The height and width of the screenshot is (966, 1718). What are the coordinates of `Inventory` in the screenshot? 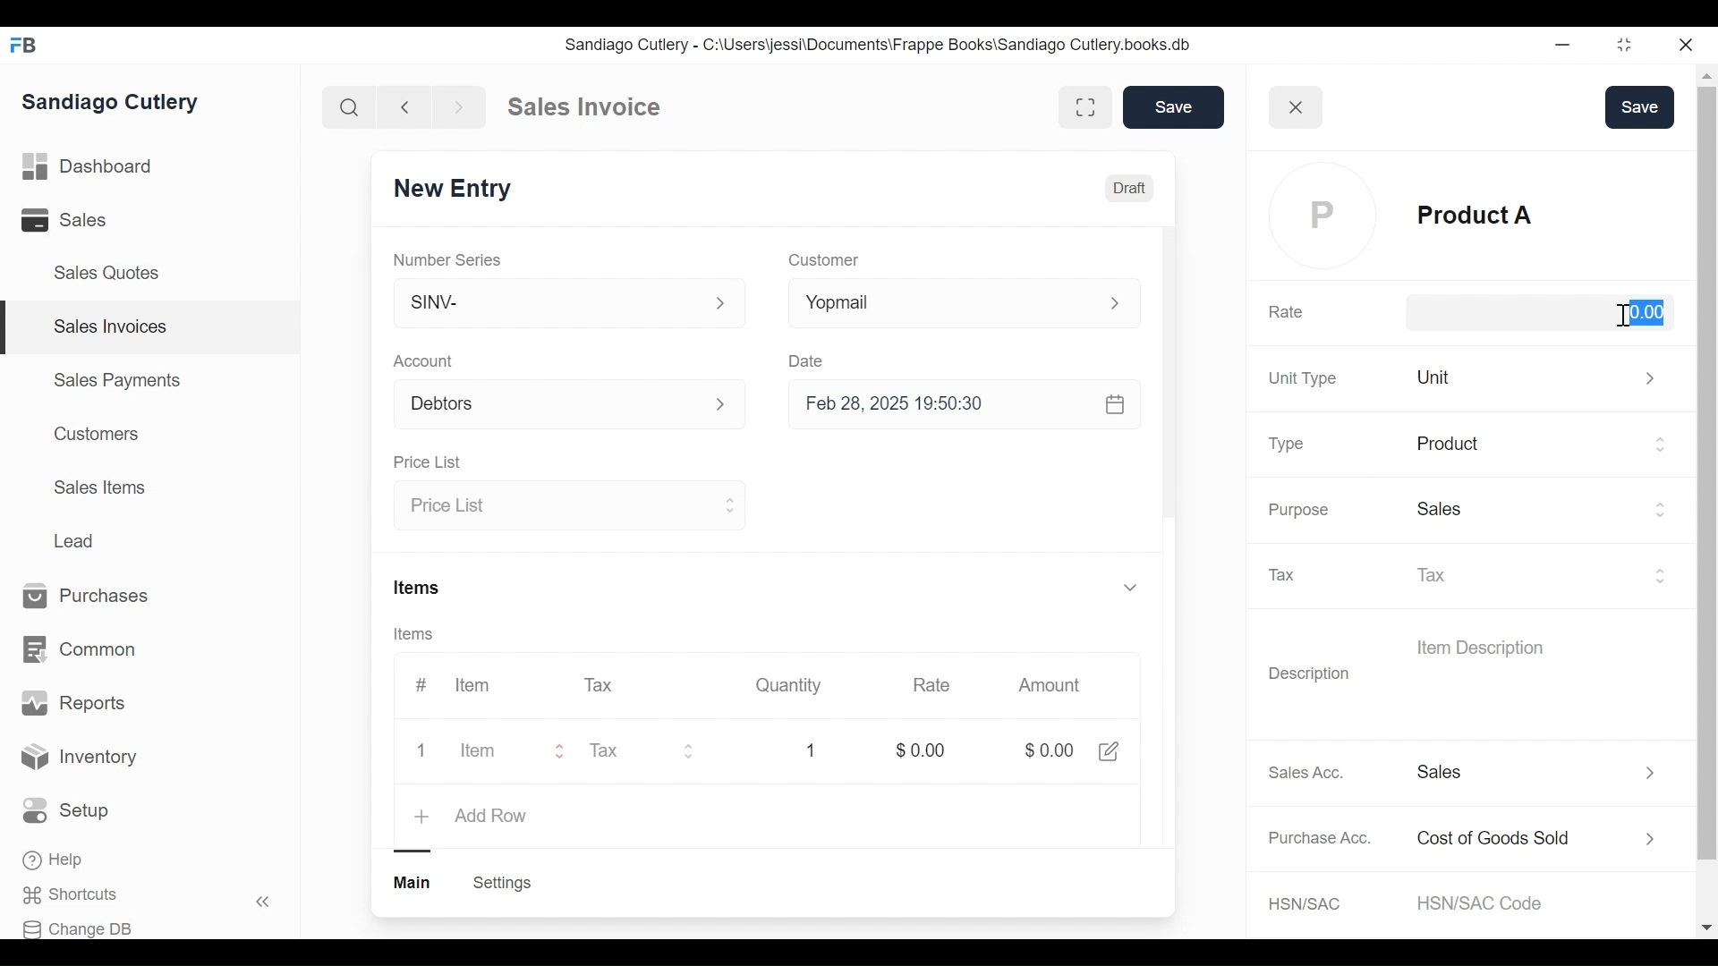 It's located at (79, 759).